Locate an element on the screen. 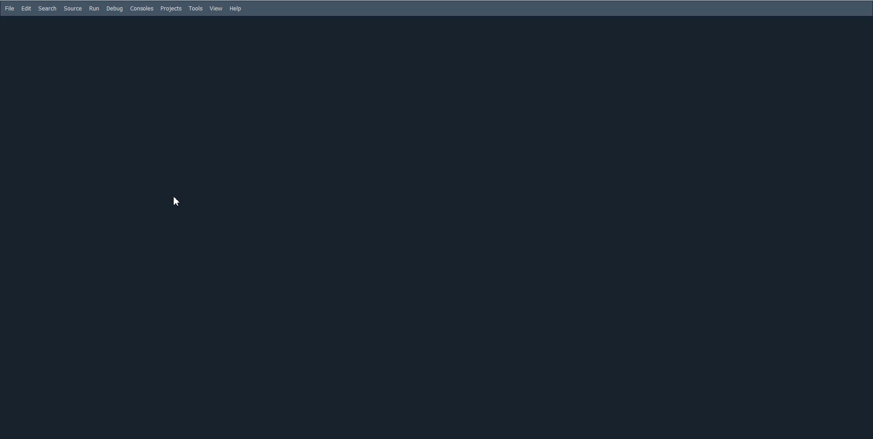 The width and height of the screenshot is (873, 439). Tools is located at coordinates (196, 9).